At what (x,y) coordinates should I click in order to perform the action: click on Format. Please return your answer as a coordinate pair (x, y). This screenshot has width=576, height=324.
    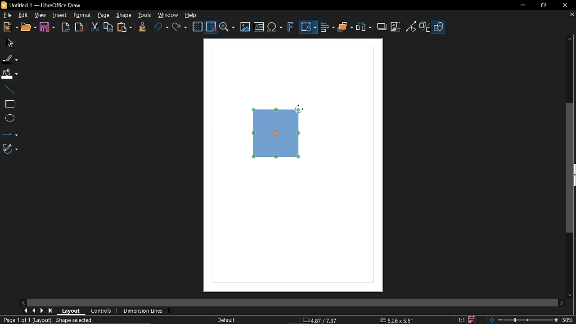
    Looking at the image, I should click on (82, 15).